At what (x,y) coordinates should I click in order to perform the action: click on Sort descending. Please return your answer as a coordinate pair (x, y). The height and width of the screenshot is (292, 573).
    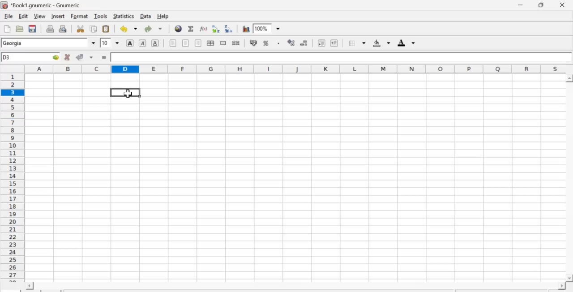
    Looking at the image, I should click on (229, 30).